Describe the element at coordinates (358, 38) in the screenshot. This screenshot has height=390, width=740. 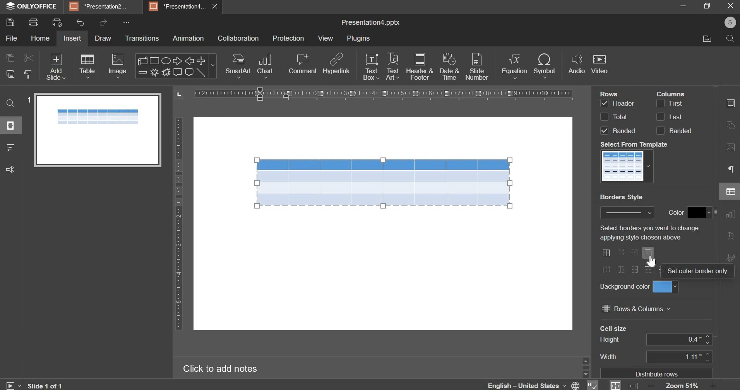
I see `plugins` at that location.